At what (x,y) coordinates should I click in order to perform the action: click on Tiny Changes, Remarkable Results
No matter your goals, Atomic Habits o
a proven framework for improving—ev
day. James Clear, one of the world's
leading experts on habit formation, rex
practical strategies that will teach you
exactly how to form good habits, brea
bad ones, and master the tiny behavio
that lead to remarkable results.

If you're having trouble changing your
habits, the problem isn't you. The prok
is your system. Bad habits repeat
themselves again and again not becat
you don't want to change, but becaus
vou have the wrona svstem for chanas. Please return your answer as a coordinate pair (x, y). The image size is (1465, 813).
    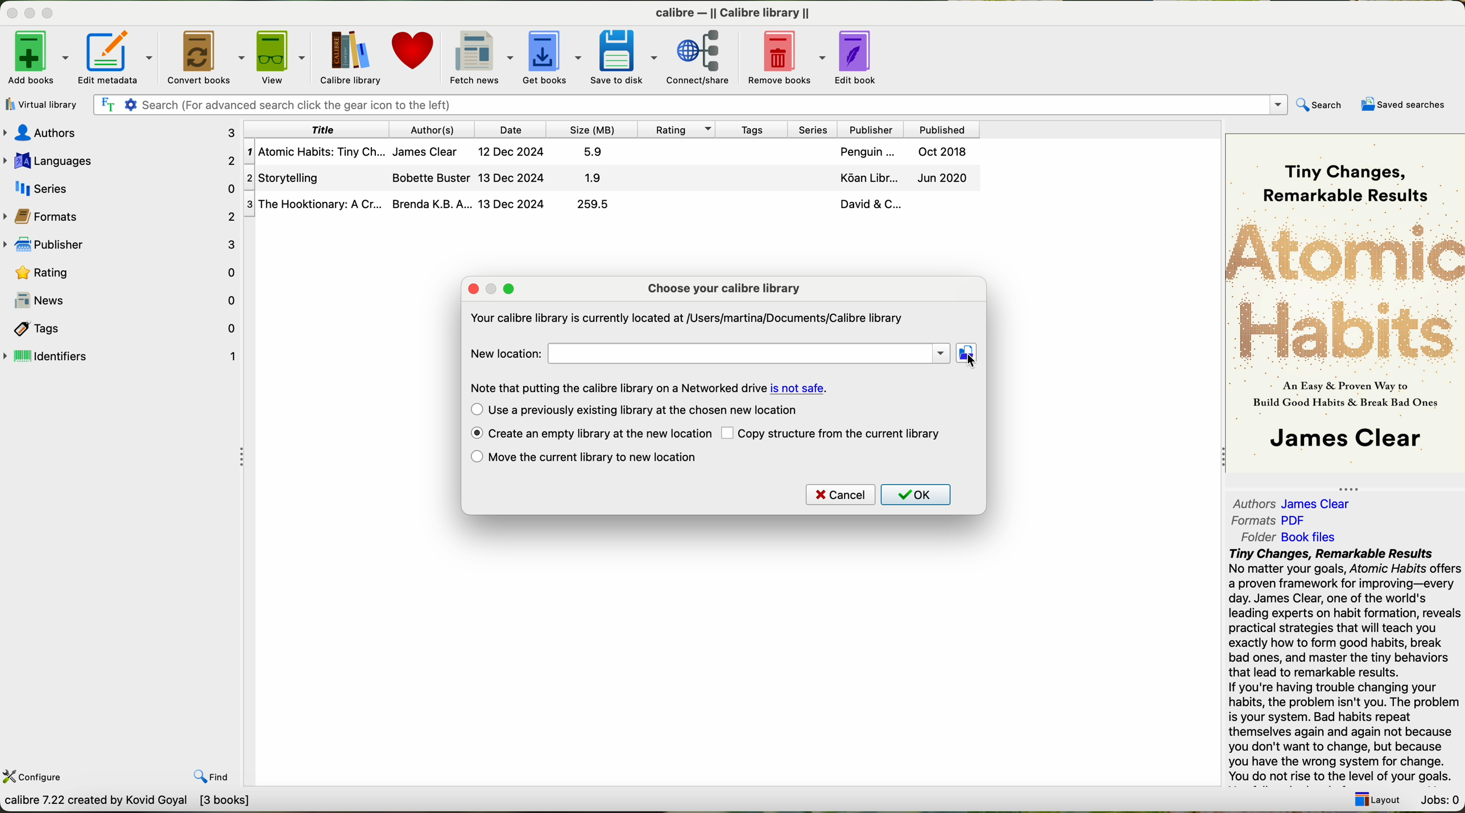
    Looking at the image, I should click on (1343, 663).